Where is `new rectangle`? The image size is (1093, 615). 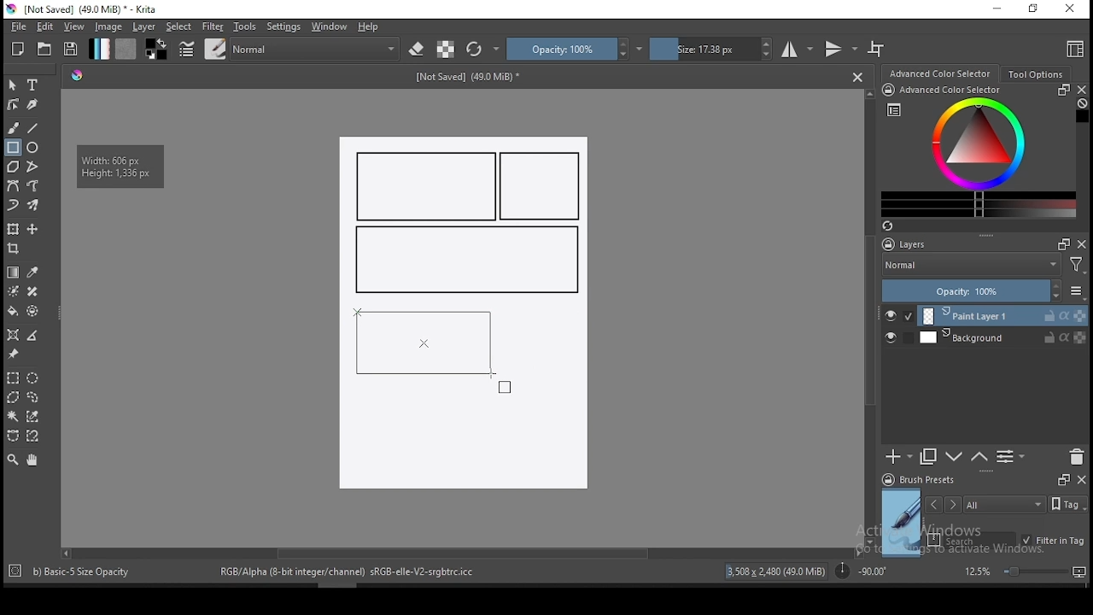 new rectangle is located at coordinates (427, 186).